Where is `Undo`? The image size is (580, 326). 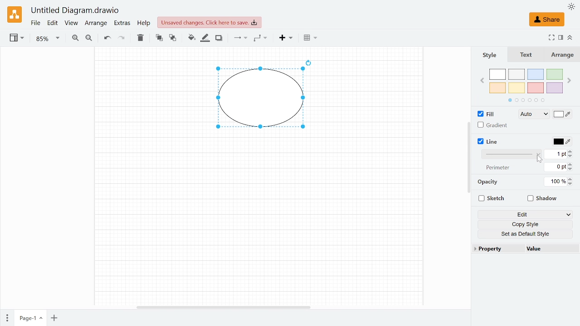 Undo is located at coordinates (107, 38).